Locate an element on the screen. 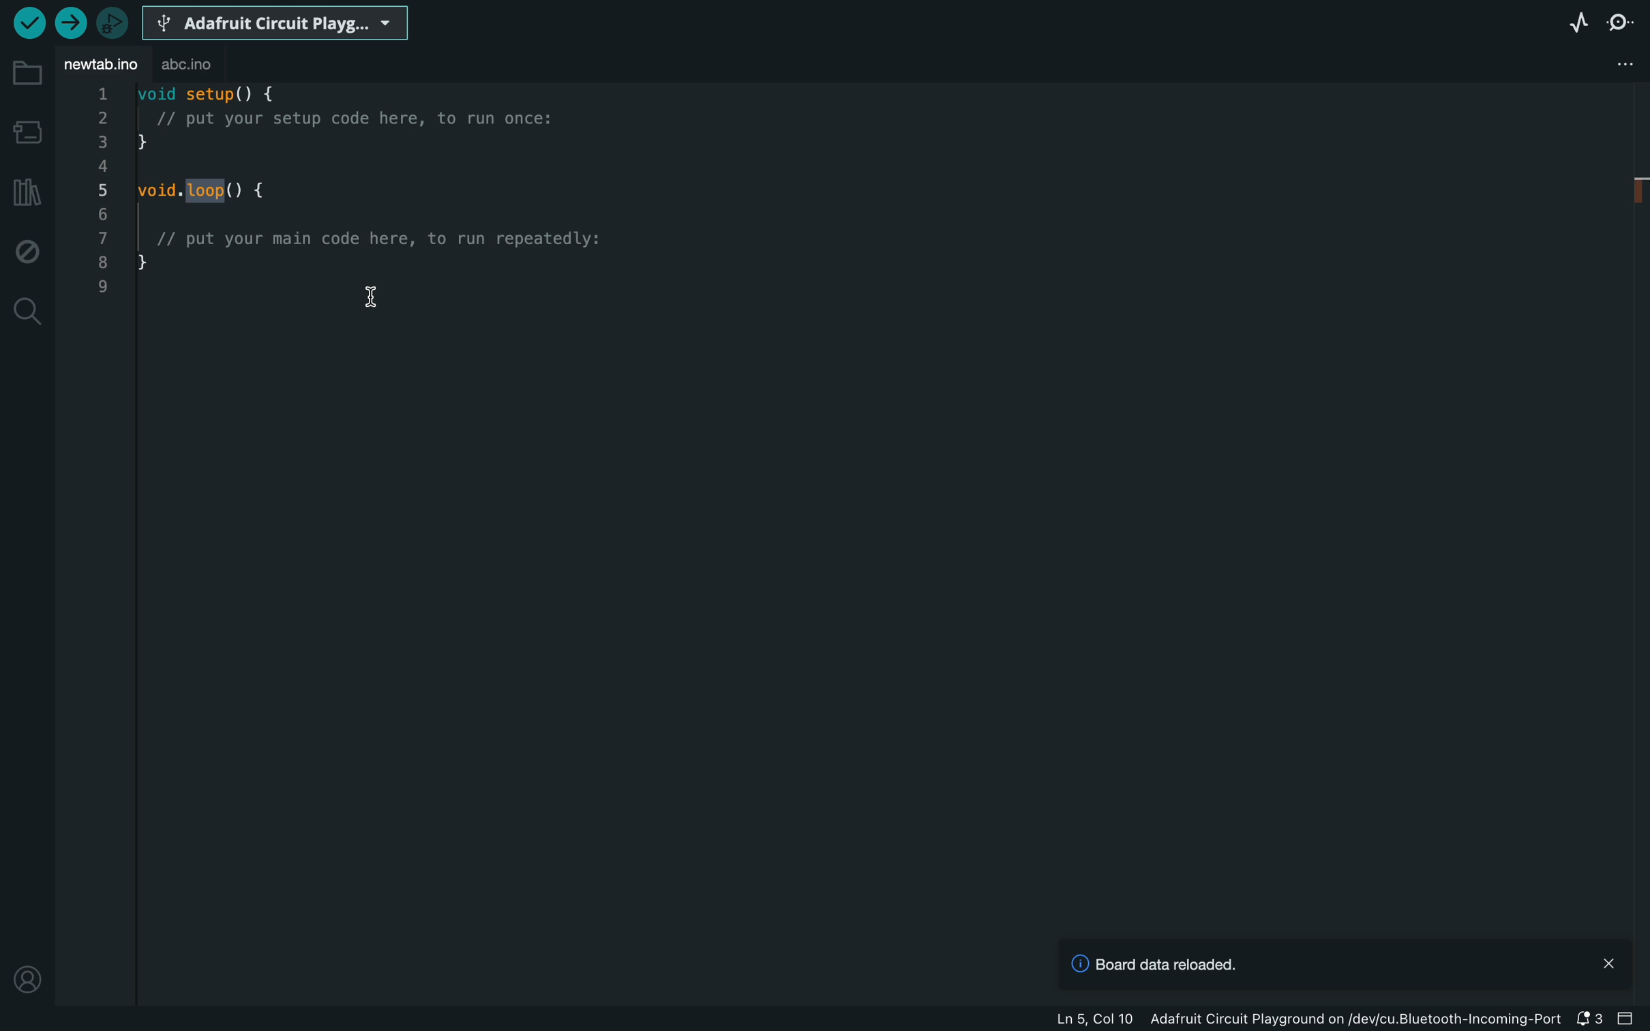  search is located at coordinates (26, 314).